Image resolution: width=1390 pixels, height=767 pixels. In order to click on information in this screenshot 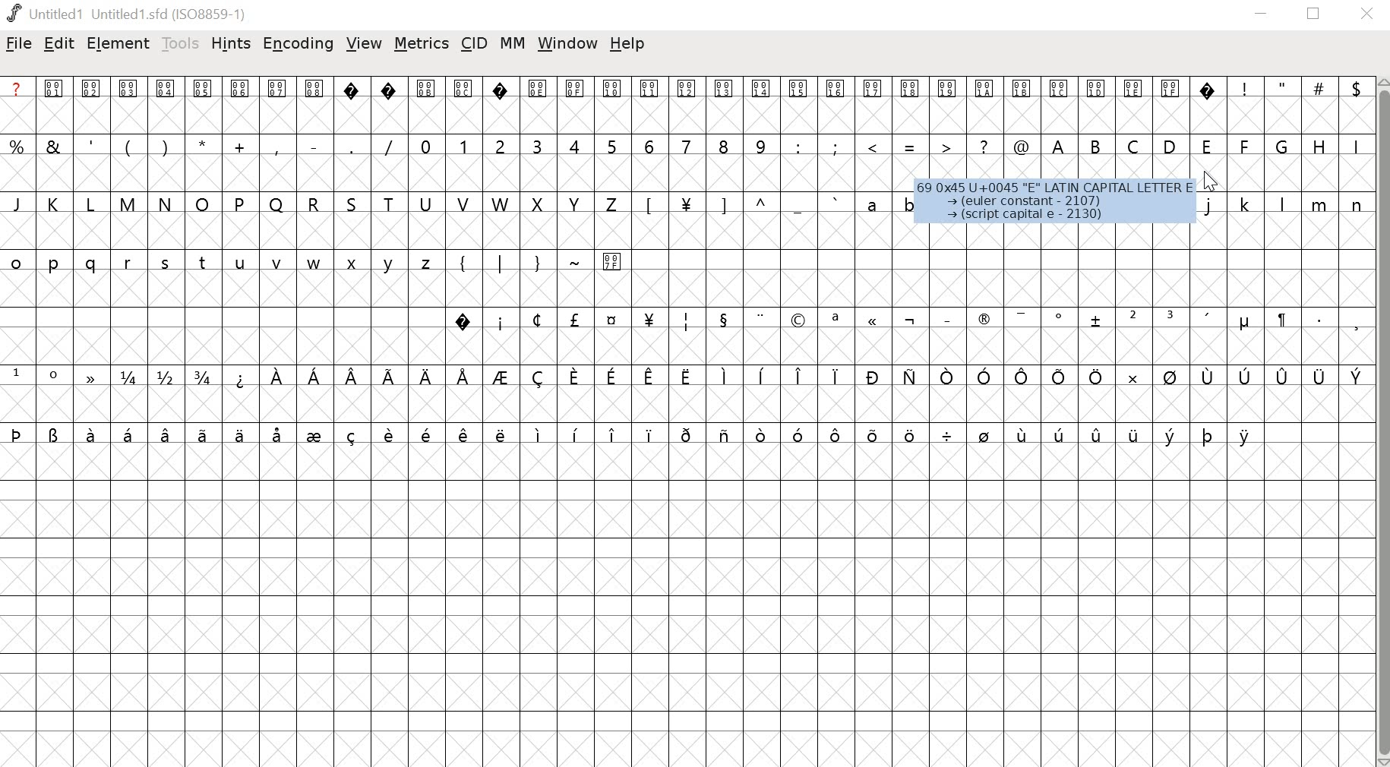, I will do `click(1054, 204)`.